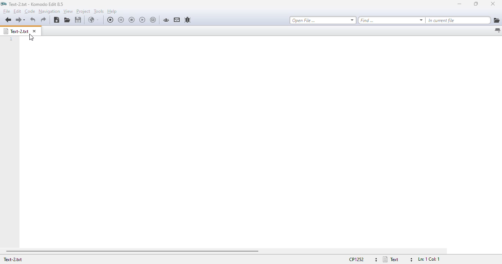 The image size is (502, 264). What do you see at coordinates (8, 19) in the screenshot?
I see `go back one location` at bounding box center [8, 19].